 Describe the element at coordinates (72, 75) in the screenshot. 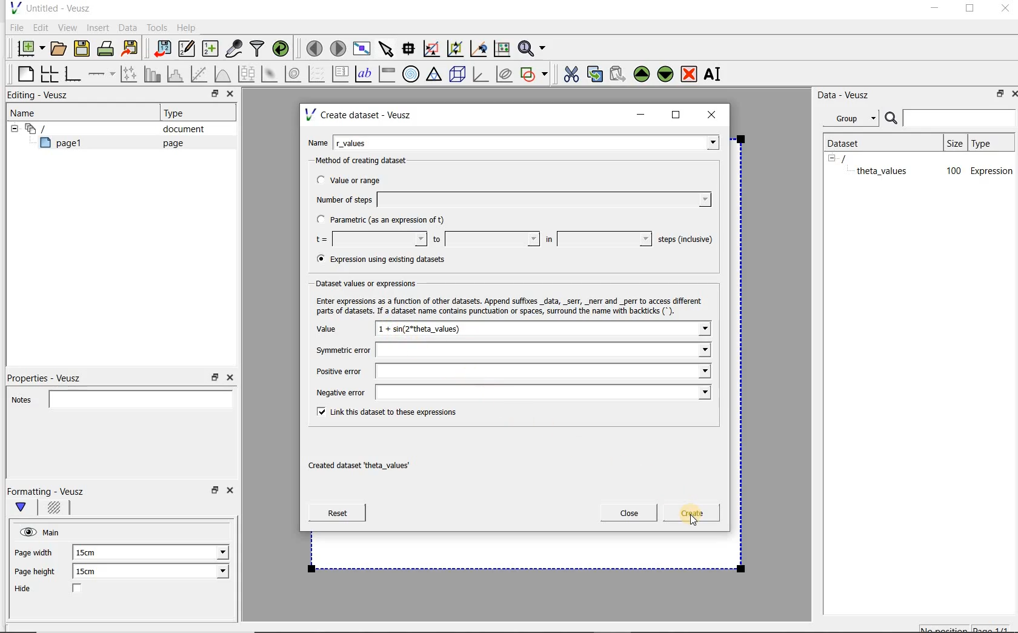

I see `base graph` at that location.